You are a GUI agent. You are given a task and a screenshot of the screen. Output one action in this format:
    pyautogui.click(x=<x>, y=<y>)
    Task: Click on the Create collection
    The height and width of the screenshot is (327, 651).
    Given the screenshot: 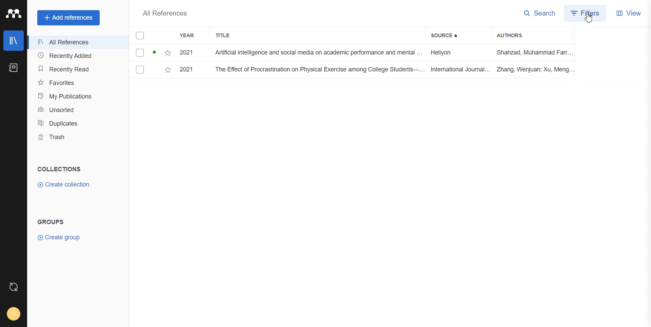 What is the action you would take?
    pyautogui.click(x=64, y=184)
    